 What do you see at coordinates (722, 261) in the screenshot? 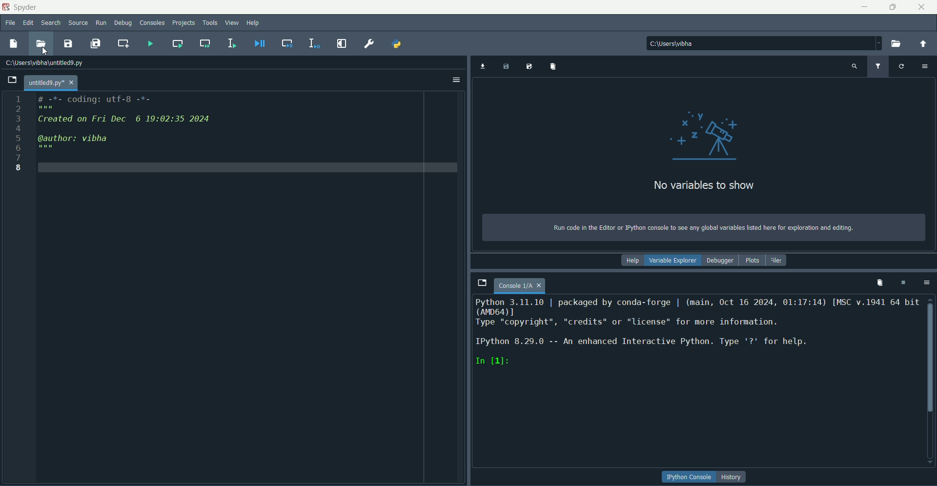
I see `debugger` at bounding box center [722, 261].